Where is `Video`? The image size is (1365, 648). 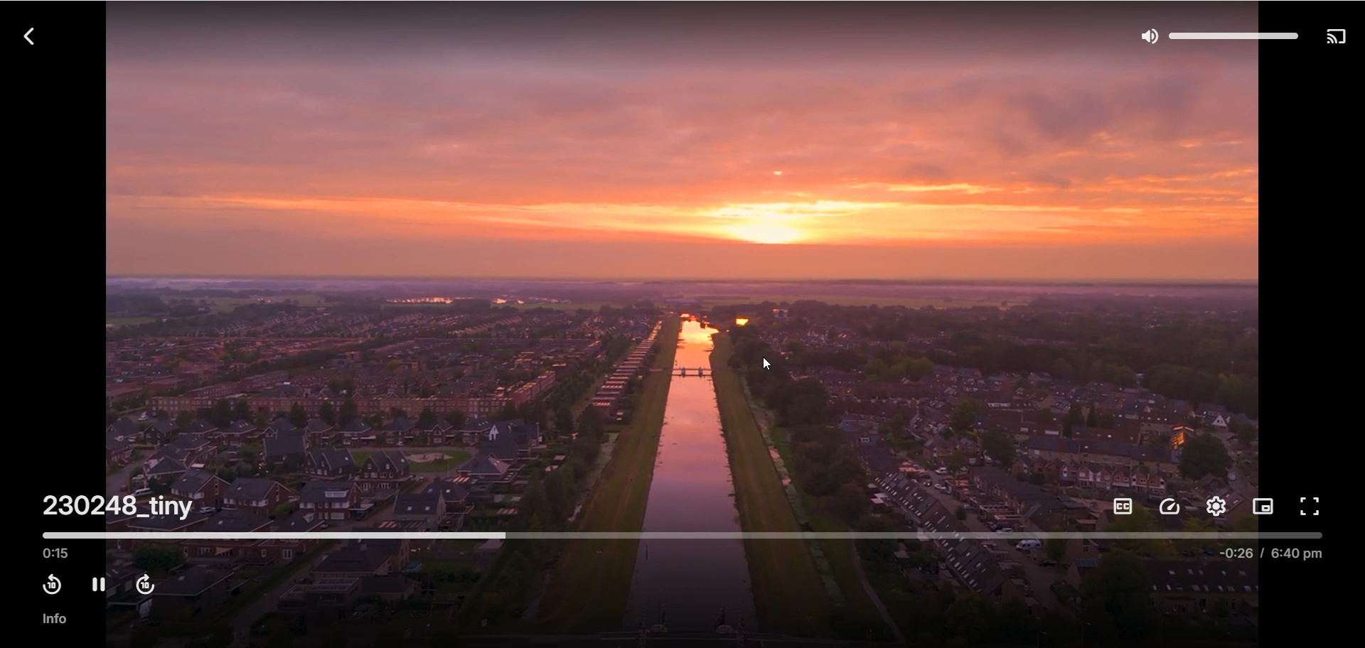
Video is located at coordinates (686, 264).